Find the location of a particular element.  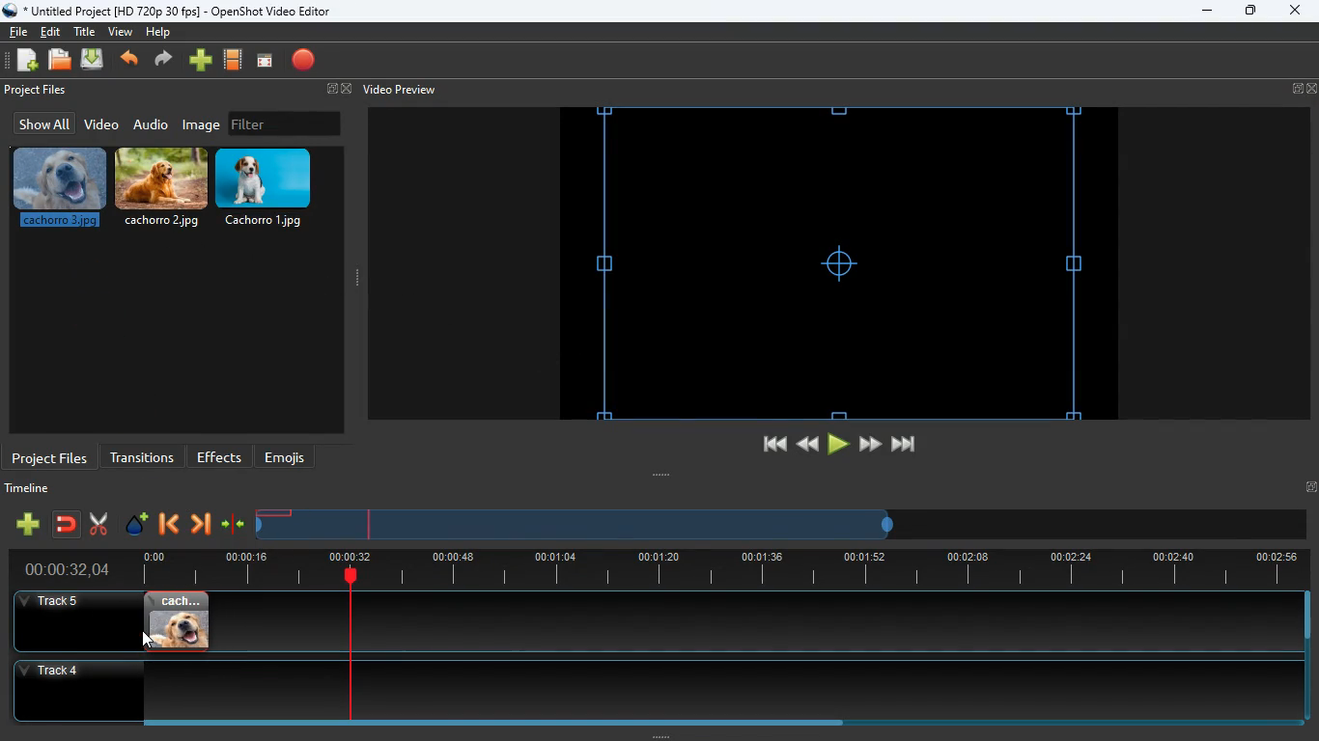

forward is located at coordinates (870, 445).